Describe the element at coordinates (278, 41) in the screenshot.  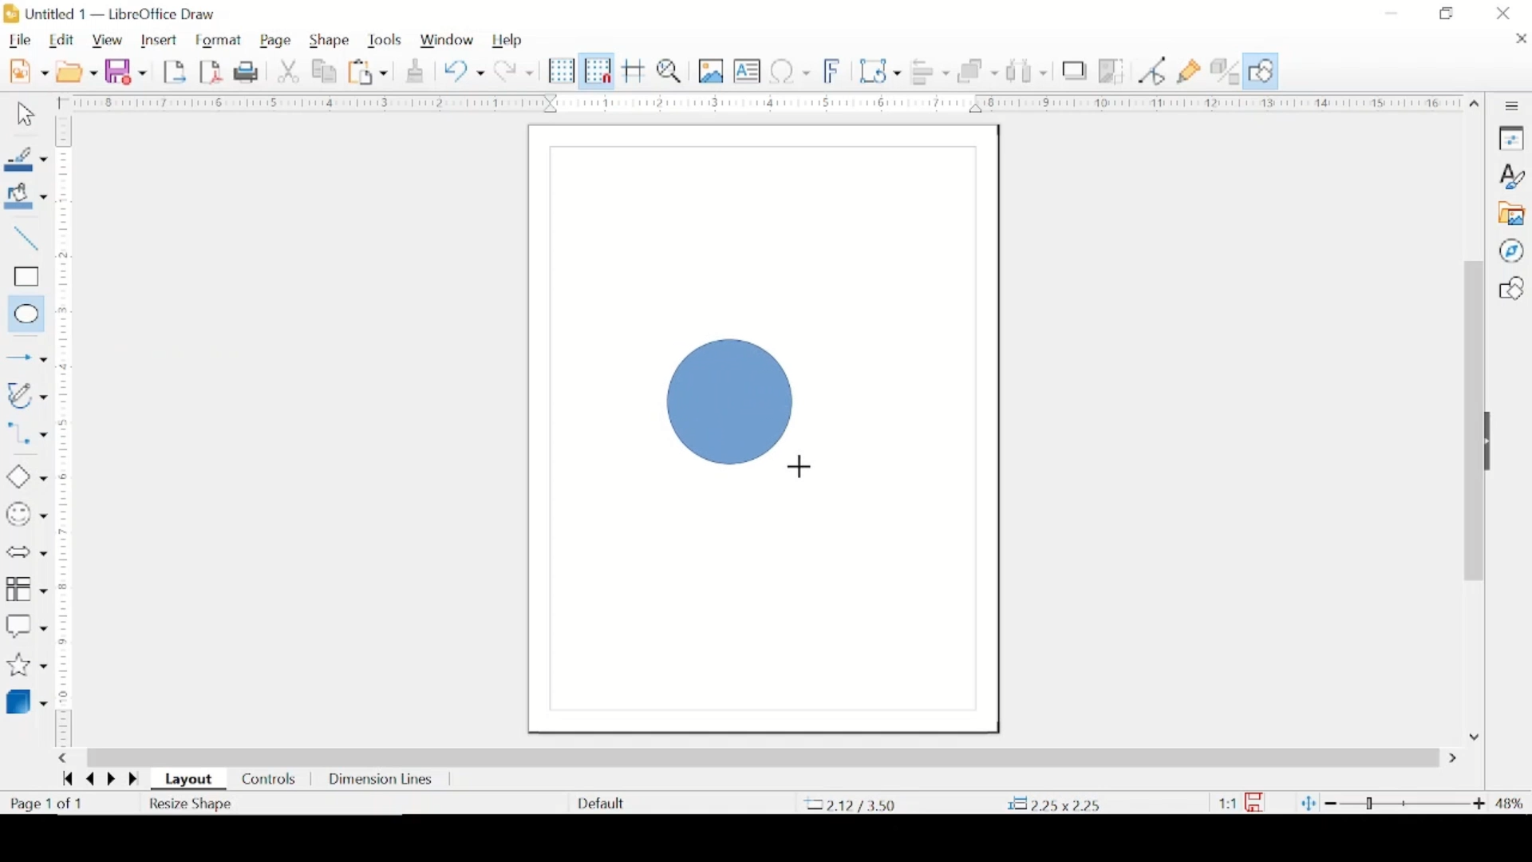
I see `page` at that location.